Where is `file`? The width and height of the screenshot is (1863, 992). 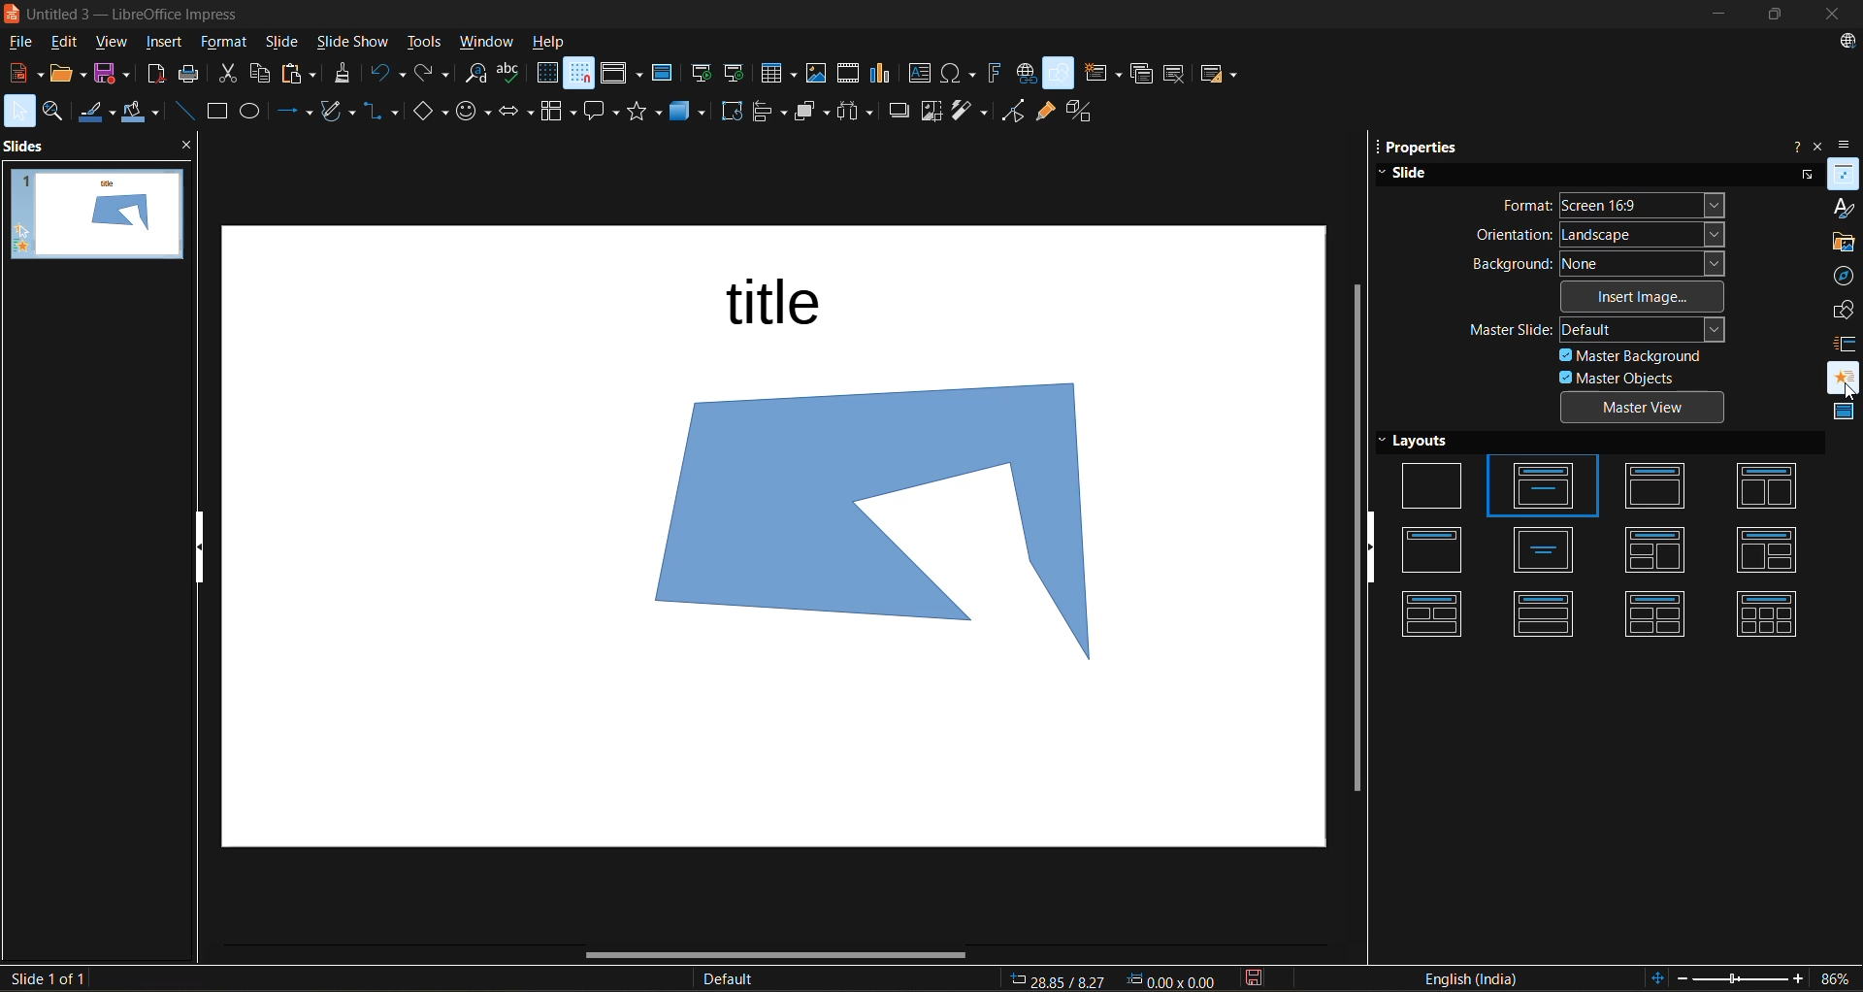 file is located at coordinates (19, 40).